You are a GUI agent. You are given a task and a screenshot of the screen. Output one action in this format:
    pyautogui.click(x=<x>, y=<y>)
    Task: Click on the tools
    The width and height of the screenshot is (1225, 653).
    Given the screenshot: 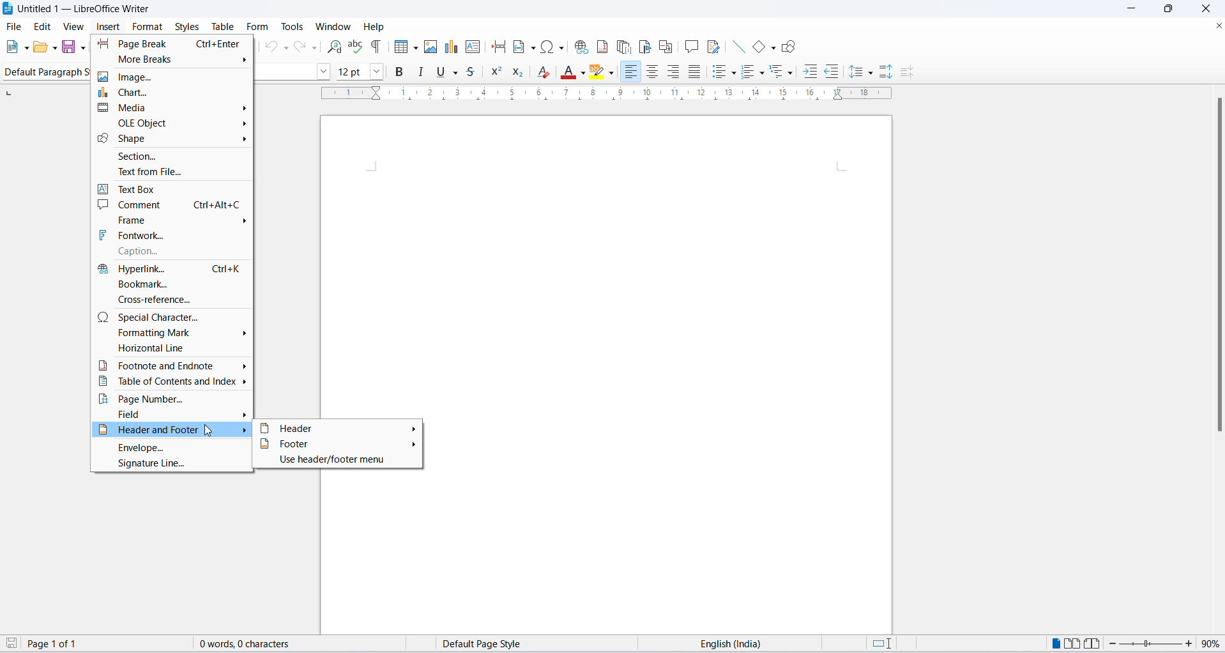 What is the action you would take?
    pyautogui.click(x=293, y=25)
    